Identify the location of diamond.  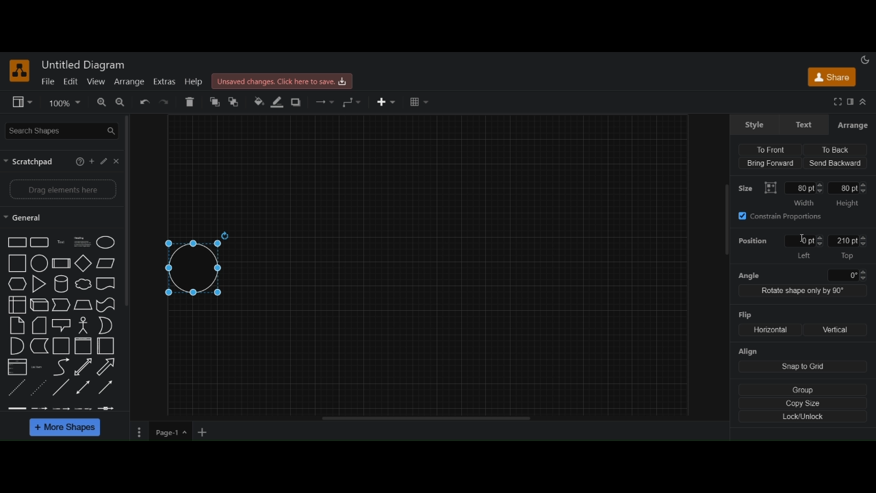
(84, 264).